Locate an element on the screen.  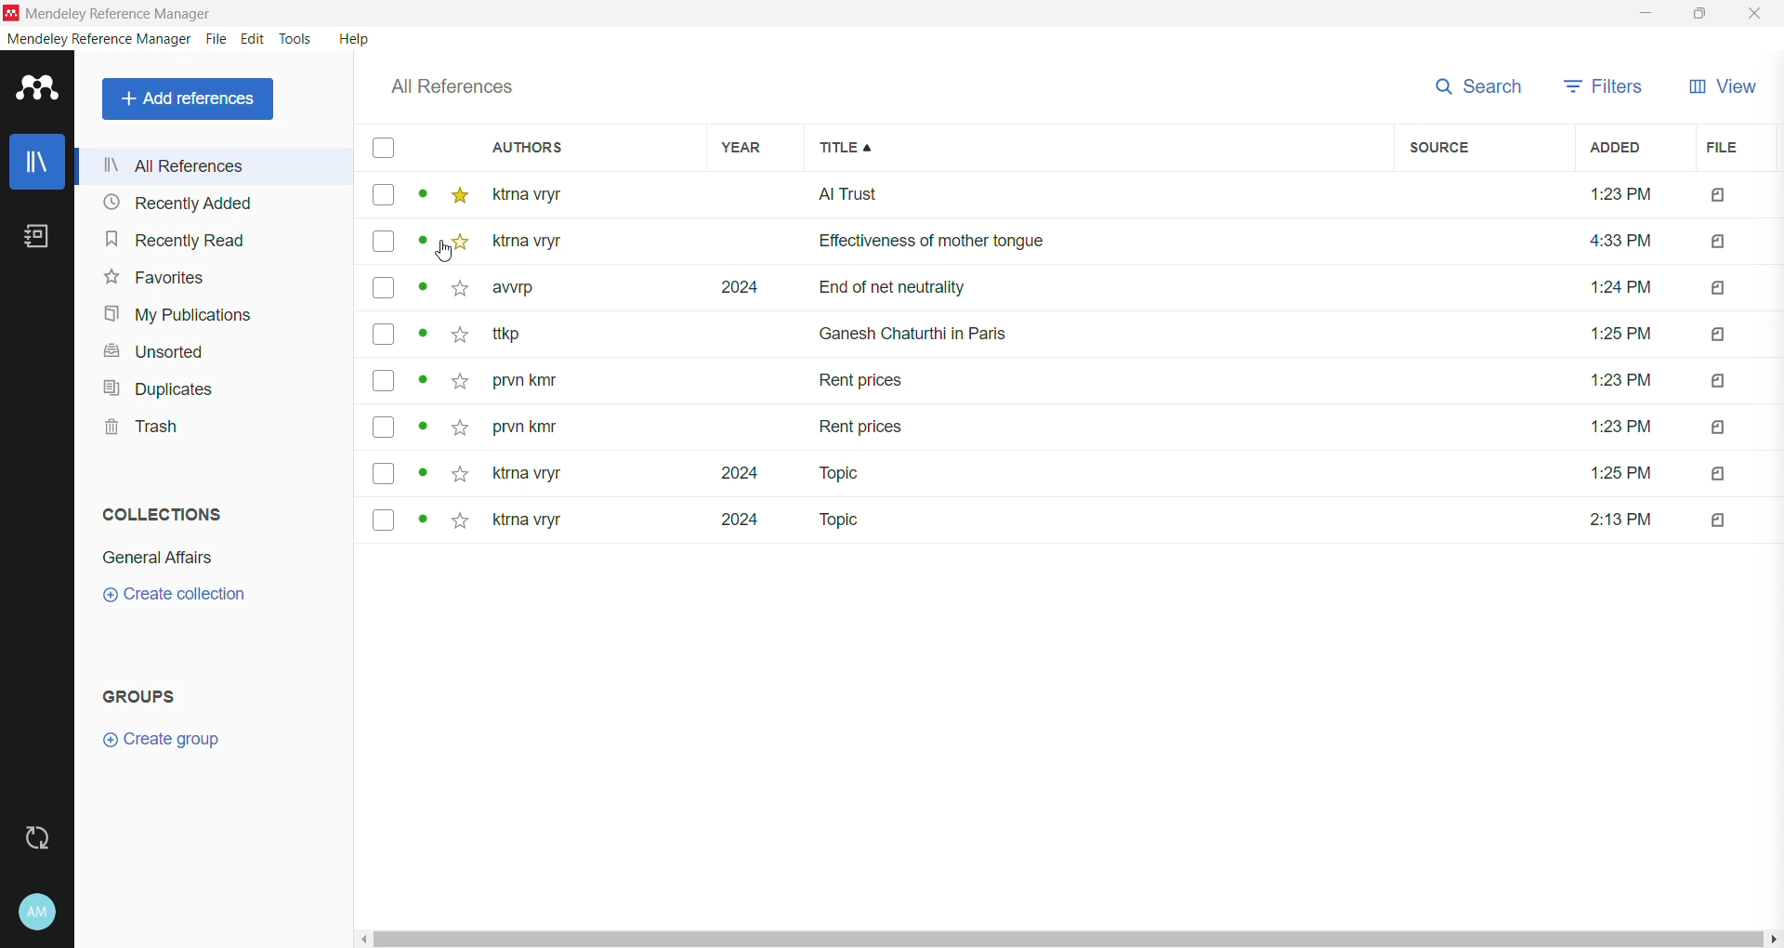
star is located at coordinates (460, 472).